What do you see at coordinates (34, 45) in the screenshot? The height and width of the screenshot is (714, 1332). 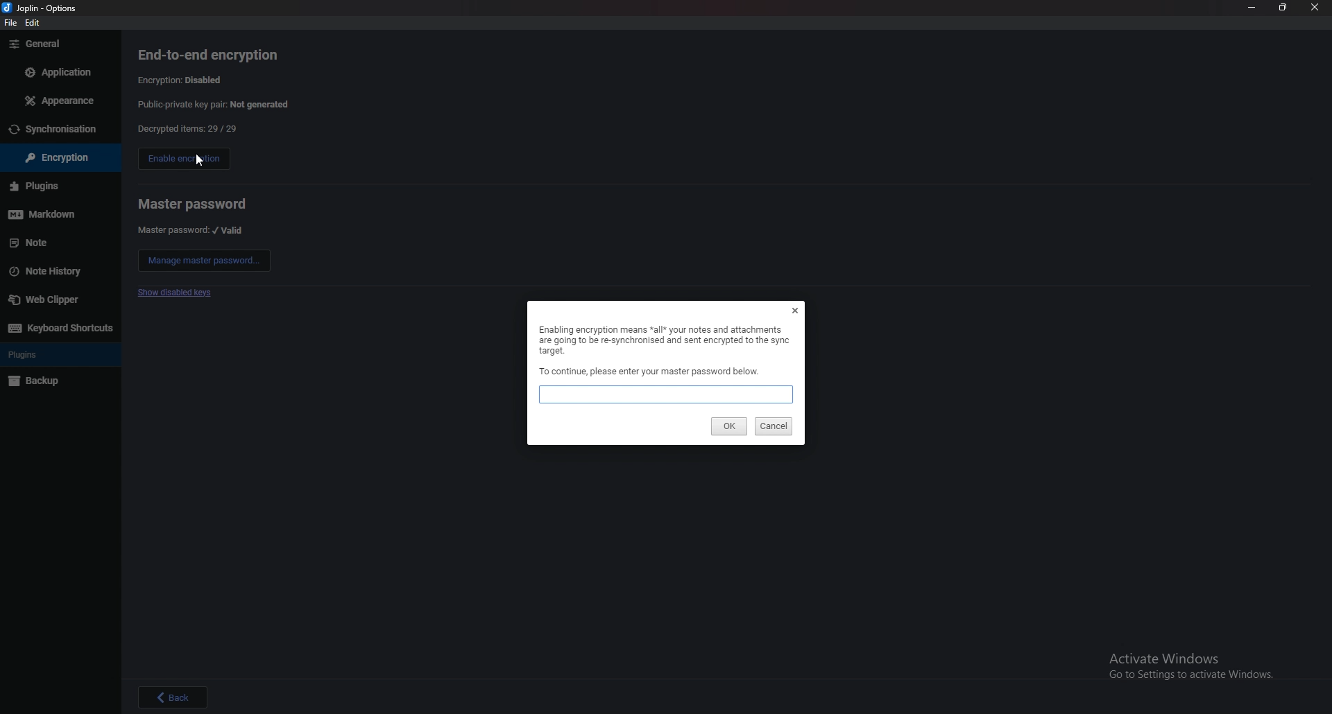 I see `` at bounding box center [34, 45].